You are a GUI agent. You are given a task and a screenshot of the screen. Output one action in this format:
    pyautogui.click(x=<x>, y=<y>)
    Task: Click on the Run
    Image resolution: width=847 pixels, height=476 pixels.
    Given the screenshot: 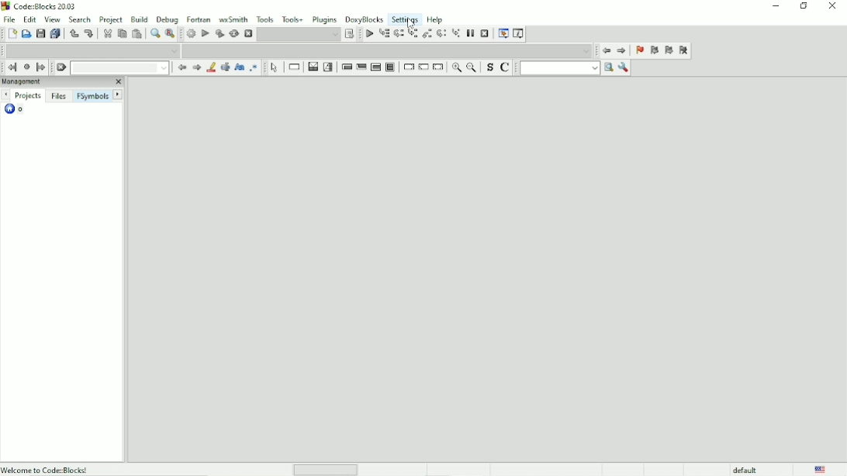 What is the action you would take?
    pyautogui.click(x=205, y=33)
    